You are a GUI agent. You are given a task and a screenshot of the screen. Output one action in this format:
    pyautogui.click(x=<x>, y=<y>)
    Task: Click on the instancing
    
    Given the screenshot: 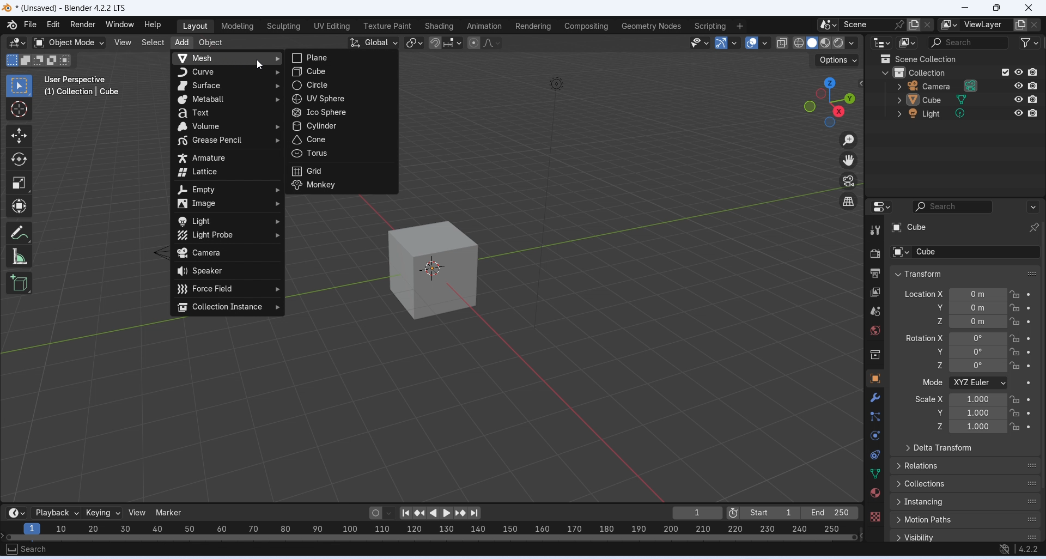 What is the action you would take?
    pyautogui.click(x=966, y=502)
    